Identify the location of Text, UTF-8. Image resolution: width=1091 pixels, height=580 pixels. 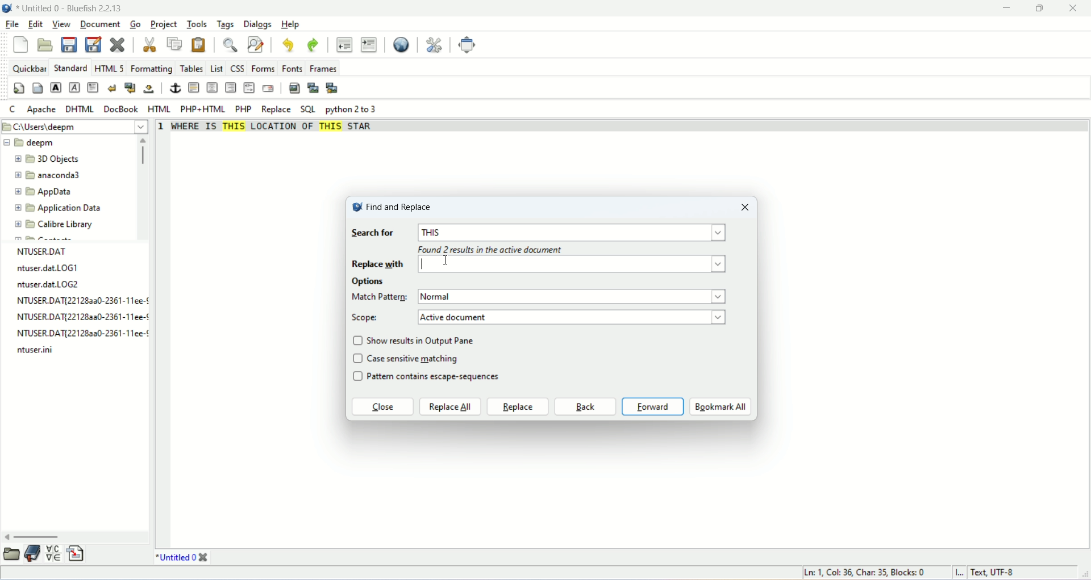
(991, 573).